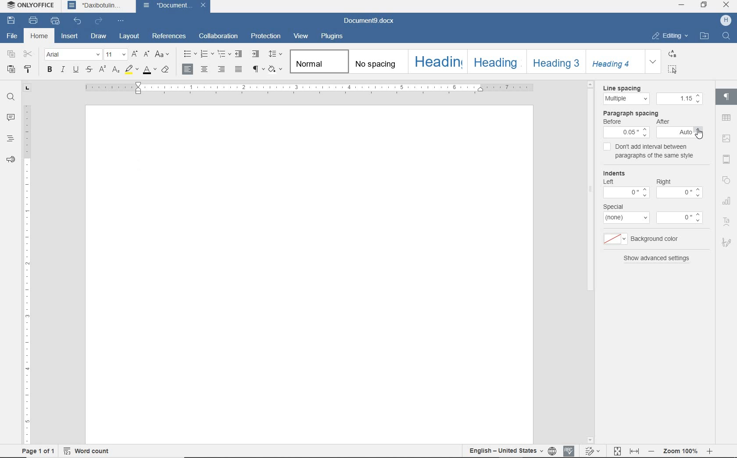 The width and height of the screenshot is (737, 458). What do you see at coordinates (188, 70) in the screenshot?
I see `align left` at bounding box center [188, 70].